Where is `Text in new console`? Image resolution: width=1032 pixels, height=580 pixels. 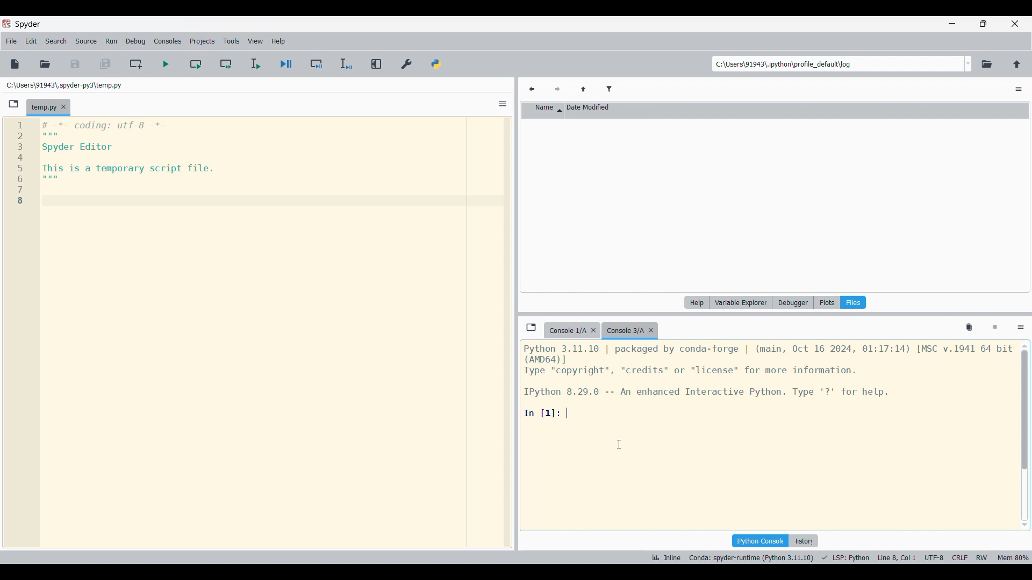 Text in new console is located at coordinates (768, 381).